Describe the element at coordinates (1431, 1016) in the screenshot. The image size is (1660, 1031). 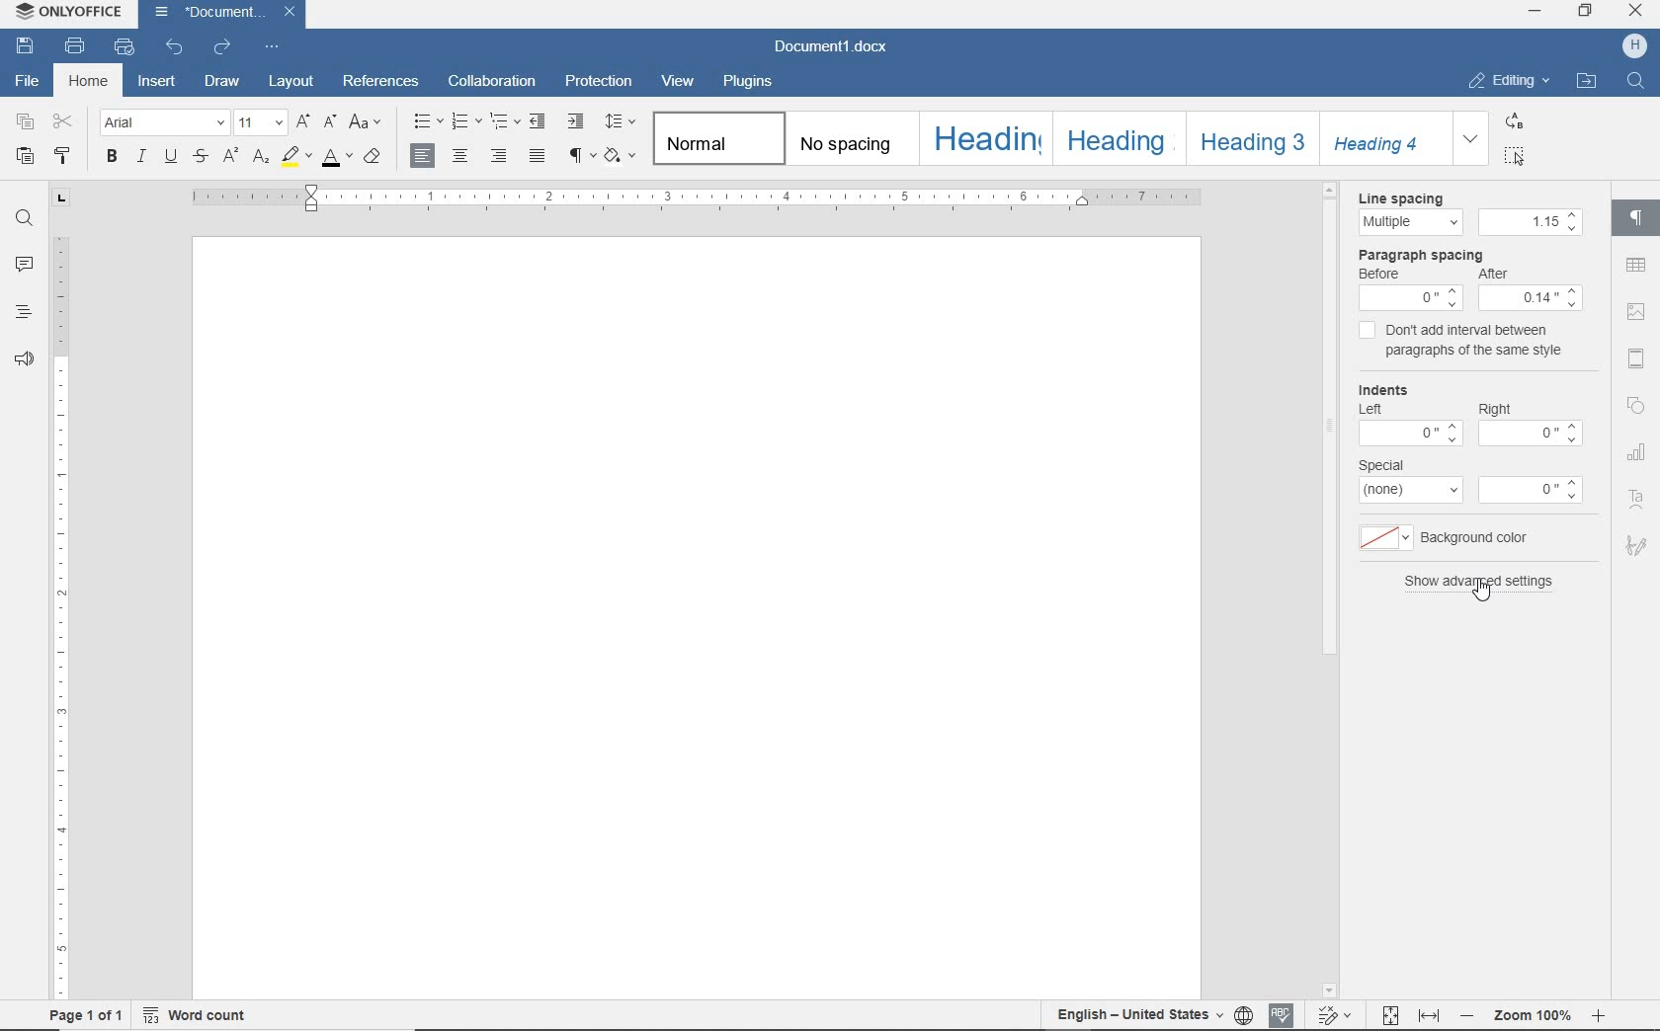
I see `Fit to width` at that location.